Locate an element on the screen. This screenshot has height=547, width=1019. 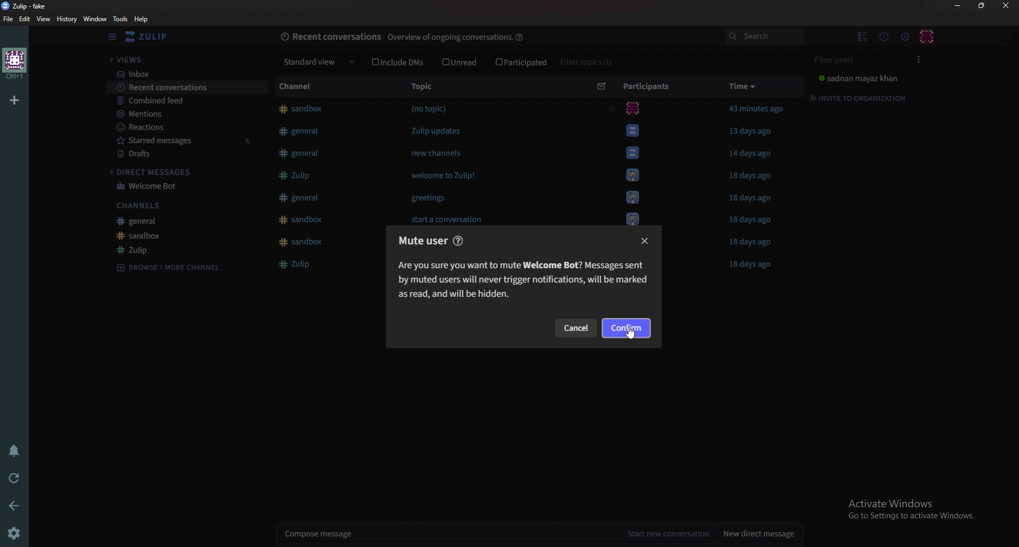
Sort by unread message count is located at coordinates (602, 87).